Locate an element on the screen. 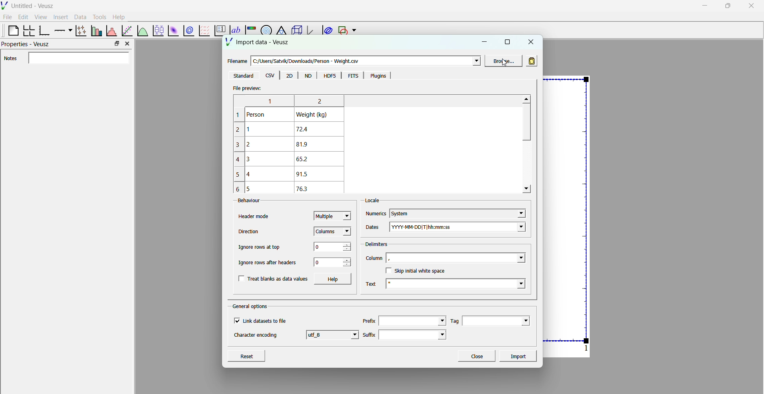  Ignore rows after headers is located at coordinates (270, 262).